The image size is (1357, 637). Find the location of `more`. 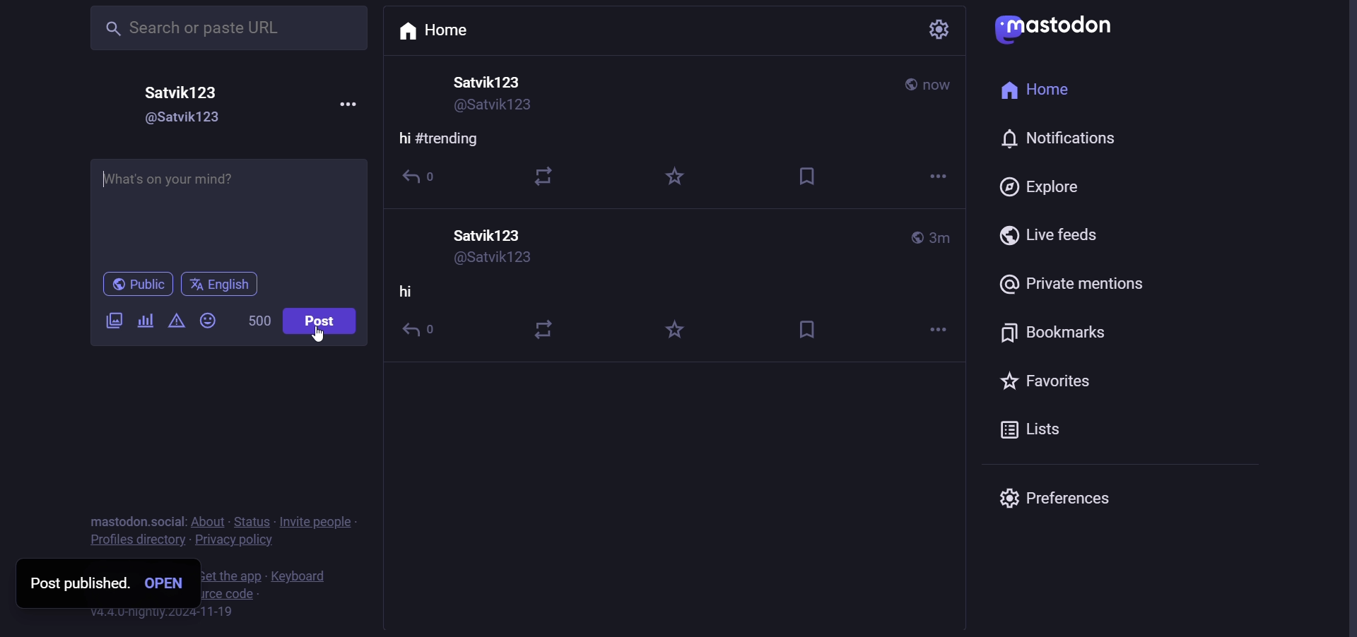

more is located at coordinates (347, 101).